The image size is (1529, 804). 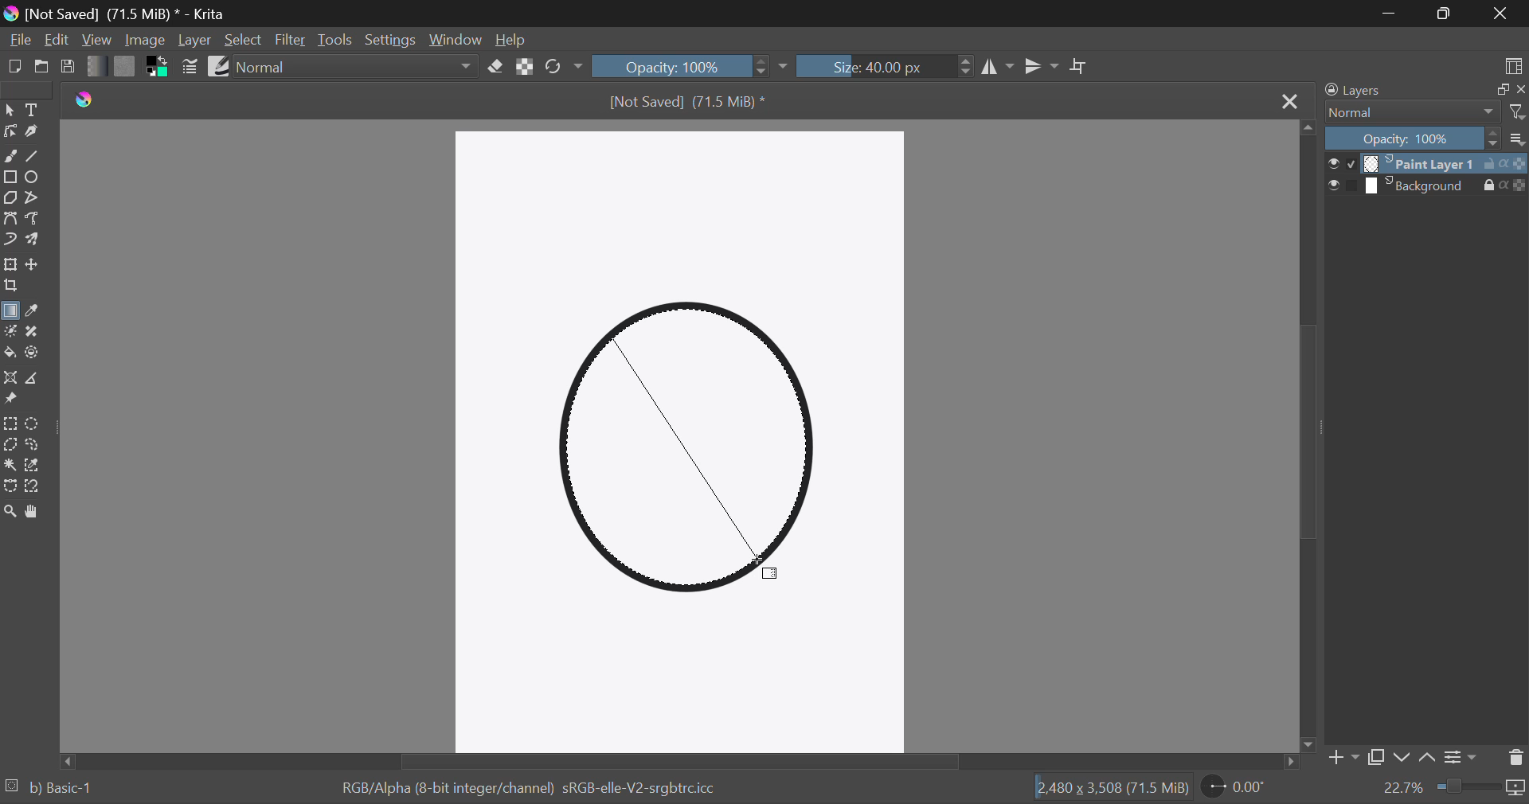 What do you see at coordinates (10, 444) in the screenshot?
I see `Polygon Selection Tool` at bounding box center [10, 444].